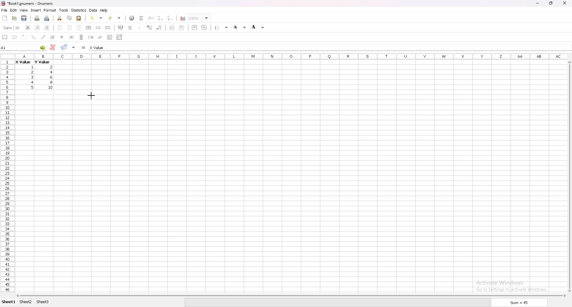  Describe the element at coordinates (110, 37) in the screenshot. I see `list` at that location.